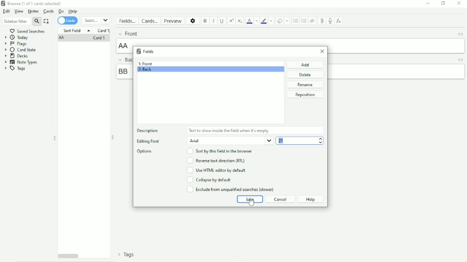  Describe the element at coordinates (205, 21) in the screenshot. I see `Bold` at that location.